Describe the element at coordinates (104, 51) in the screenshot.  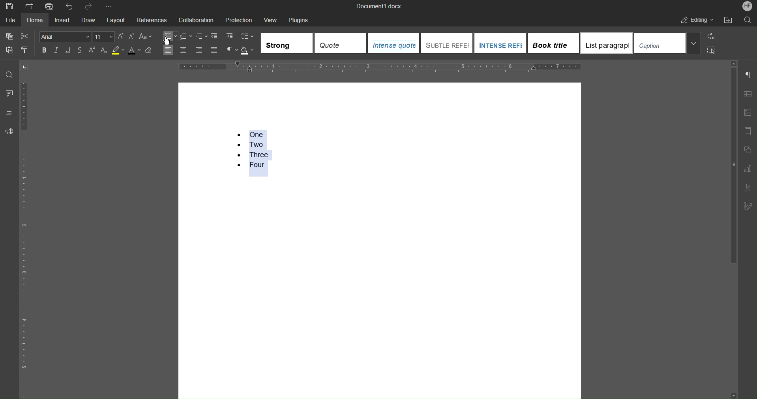
I see `Subscript` at that location.